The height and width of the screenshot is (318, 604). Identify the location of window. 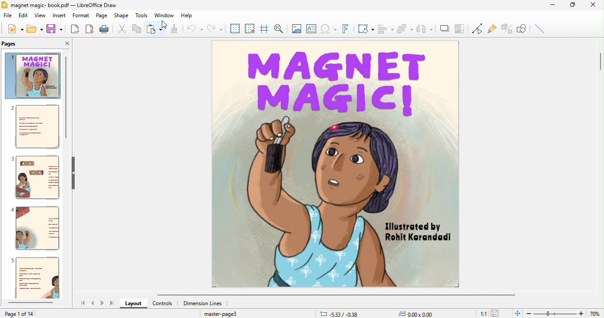
(164, 15).